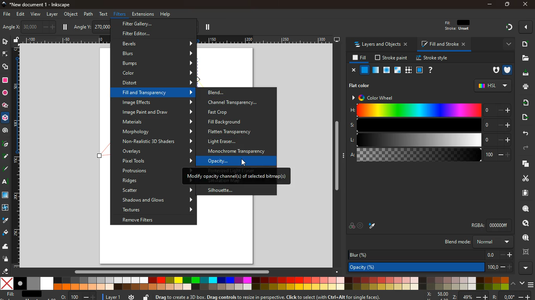  What do you see at coordinates (233, 112) in the screenshot?
I see `fast crop` at bounding box center [233, 112].